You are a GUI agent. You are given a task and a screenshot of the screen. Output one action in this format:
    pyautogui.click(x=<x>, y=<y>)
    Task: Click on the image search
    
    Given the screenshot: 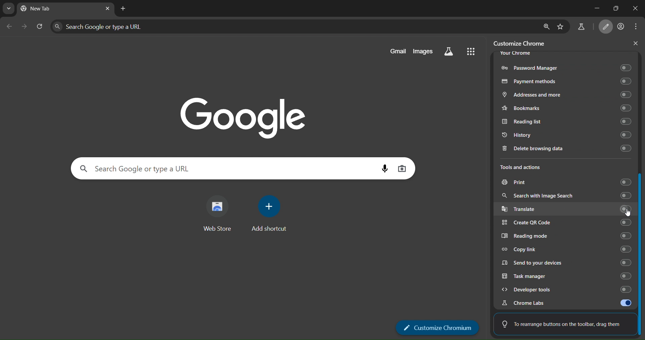 What is the action you would take?
    pyautogui.click(x=402, y=169)
    